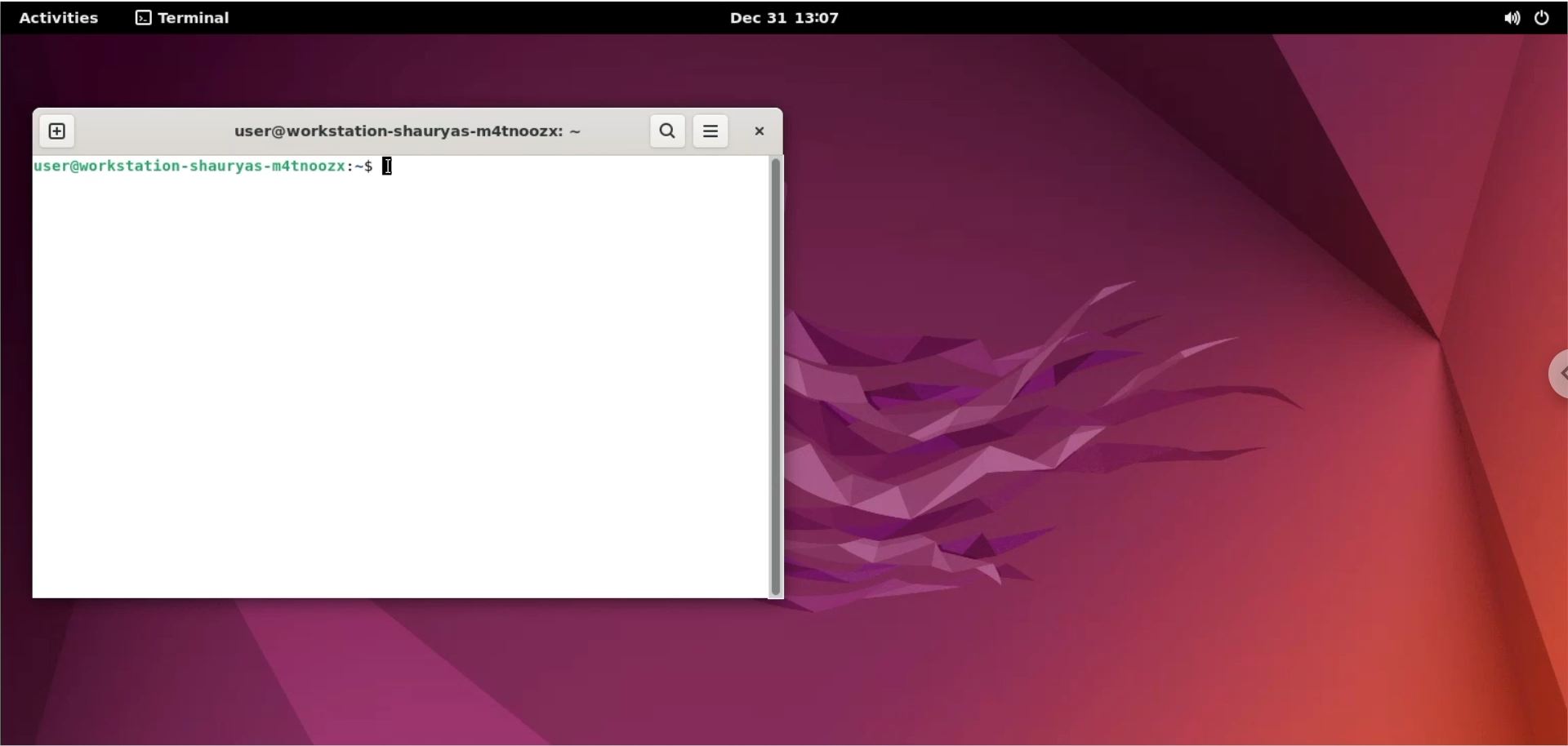 The image size is (1568, 746). I want to click on sound options, so click(1511, 18).